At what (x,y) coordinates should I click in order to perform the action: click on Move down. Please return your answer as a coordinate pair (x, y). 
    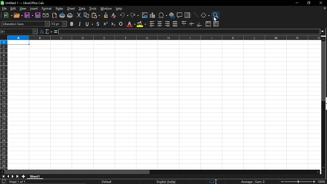
    Looking at the image, I should click on (323, 167).